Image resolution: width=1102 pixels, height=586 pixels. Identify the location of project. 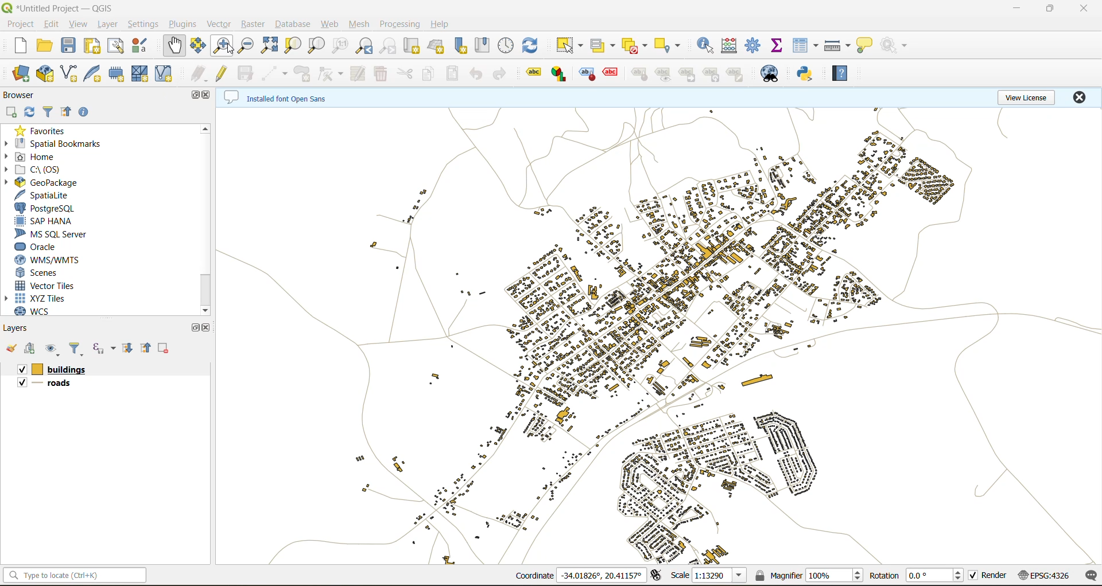
(21, 26).